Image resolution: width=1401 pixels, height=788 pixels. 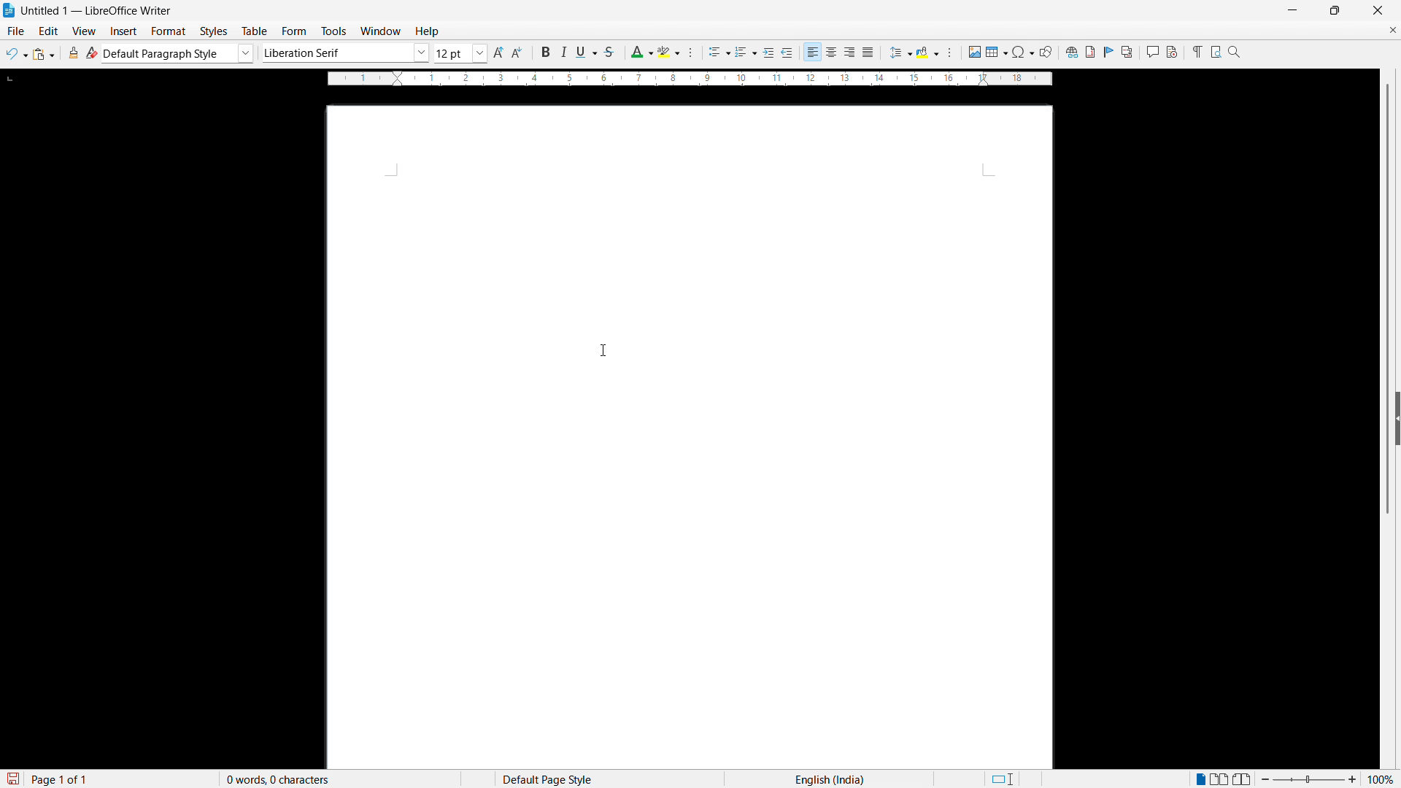 I want to click on form , so click(x=294, y=31).